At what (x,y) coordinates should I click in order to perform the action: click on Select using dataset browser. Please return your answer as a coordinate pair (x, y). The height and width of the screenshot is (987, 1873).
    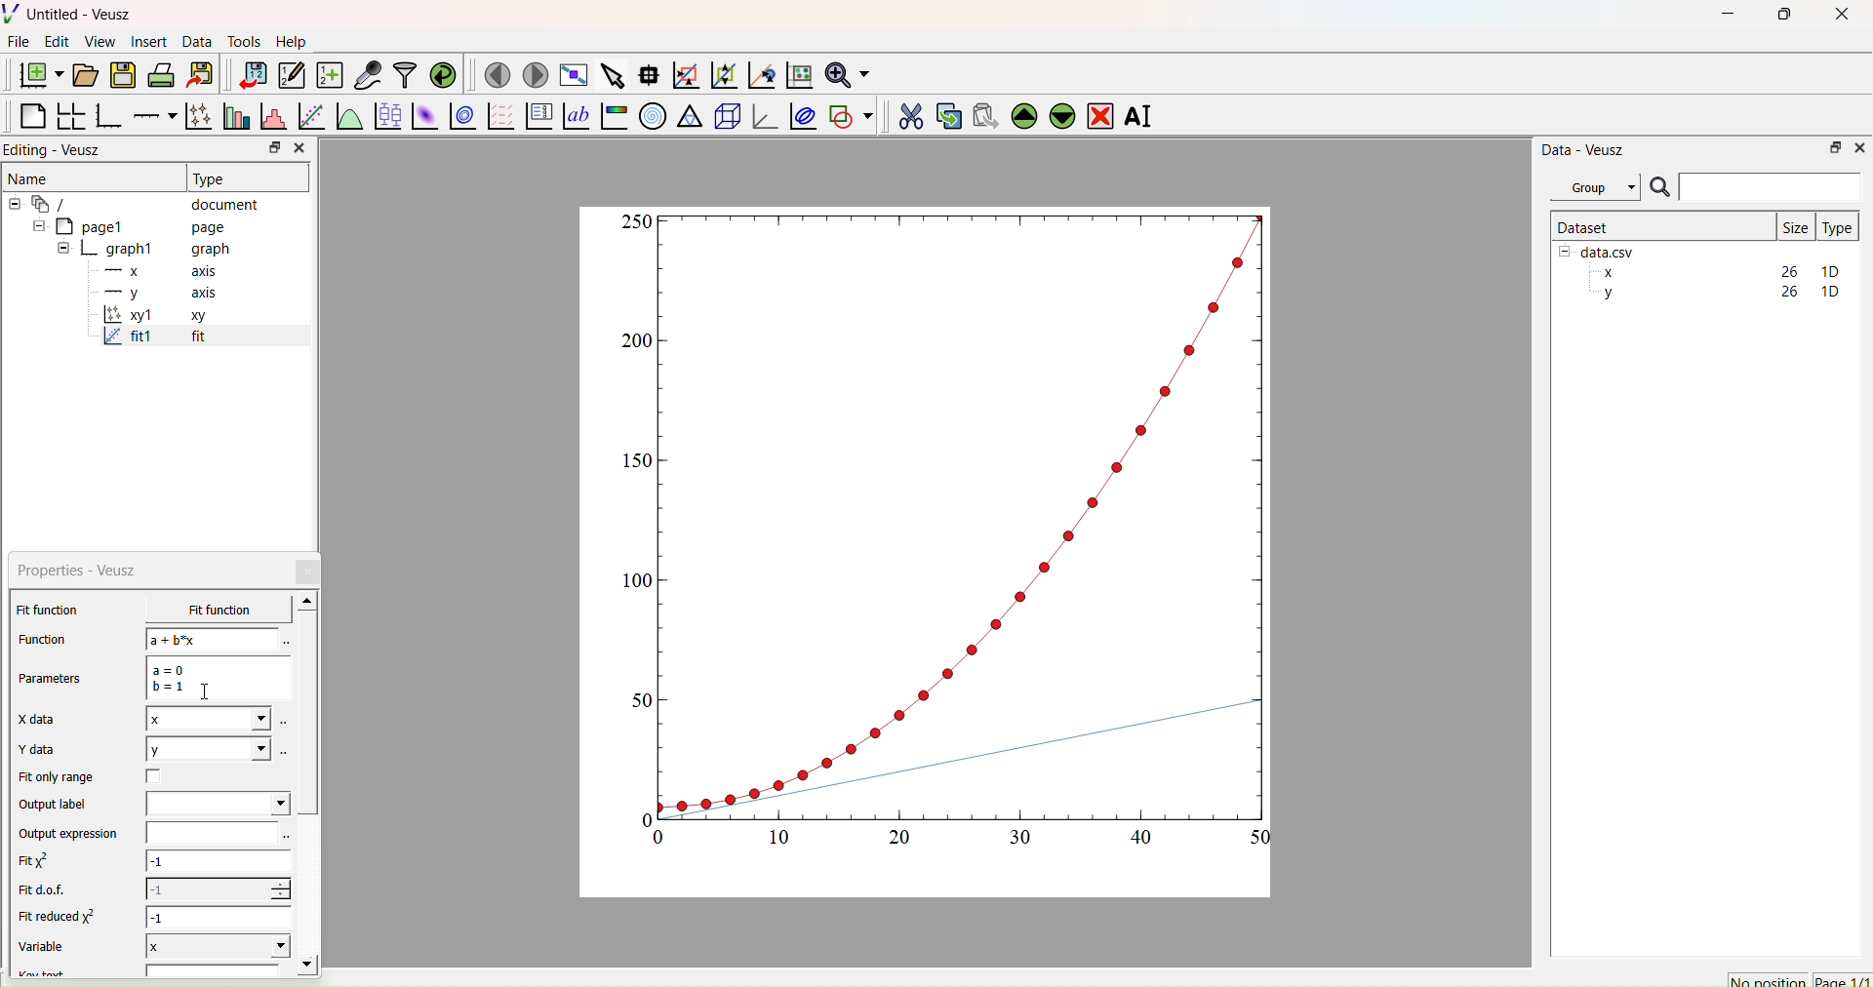
    Looking at the image, I should click on (284, 725).